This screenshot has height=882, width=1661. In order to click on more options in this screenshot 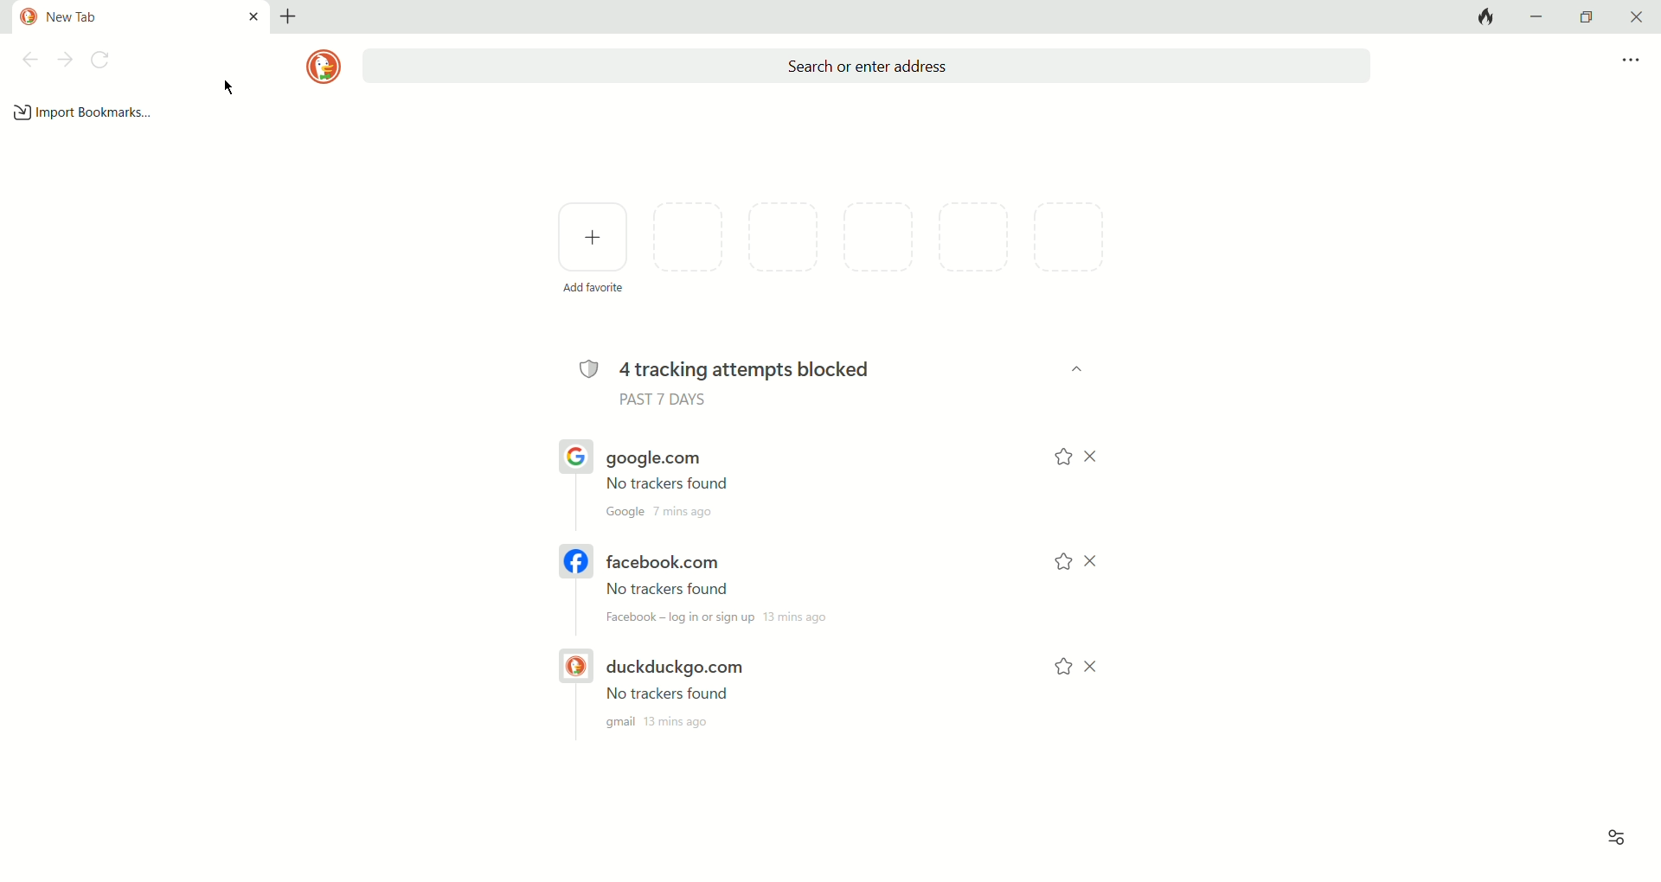, I will do `click(1632, 61)`.